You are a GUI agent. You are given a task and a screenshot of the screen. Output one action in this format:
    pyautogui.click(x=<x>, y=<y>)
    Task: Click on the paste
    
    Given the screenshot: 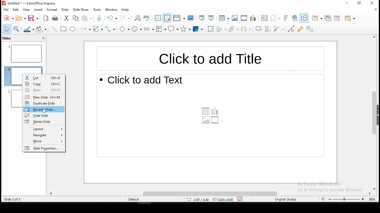 What is the action you would take?
    pyautogui.click(x=87, y=19)
    